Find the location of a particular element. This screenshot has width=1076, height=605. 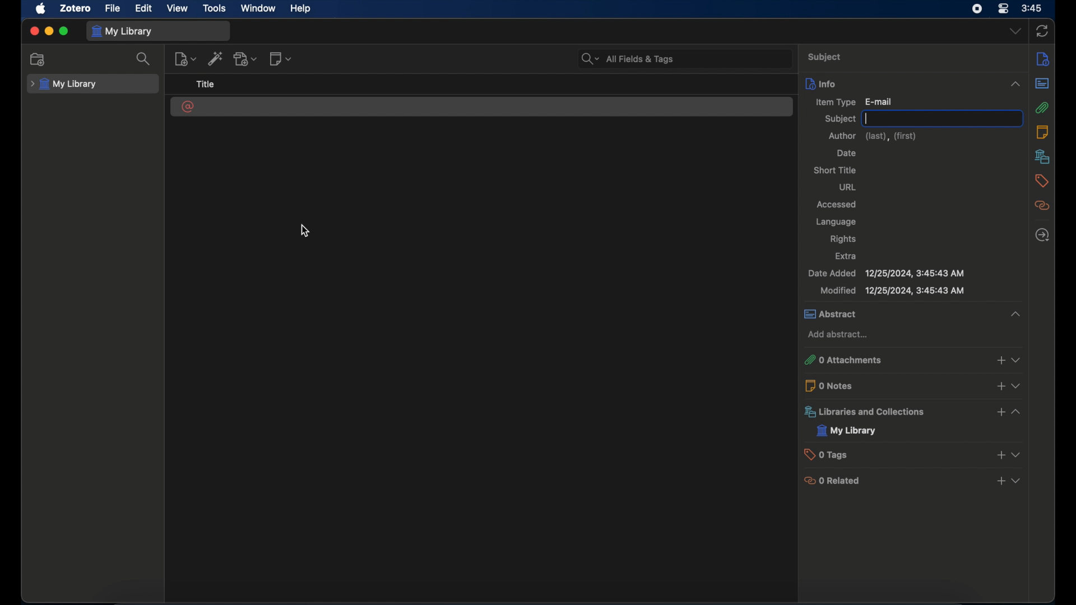

search bar is located at coordinates (627, 58).